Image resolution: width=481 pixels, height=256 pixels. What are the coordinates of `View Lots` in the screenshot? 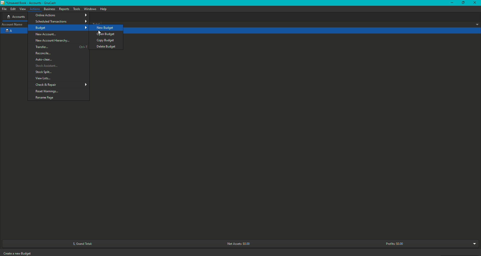 It's located at (44, 79).